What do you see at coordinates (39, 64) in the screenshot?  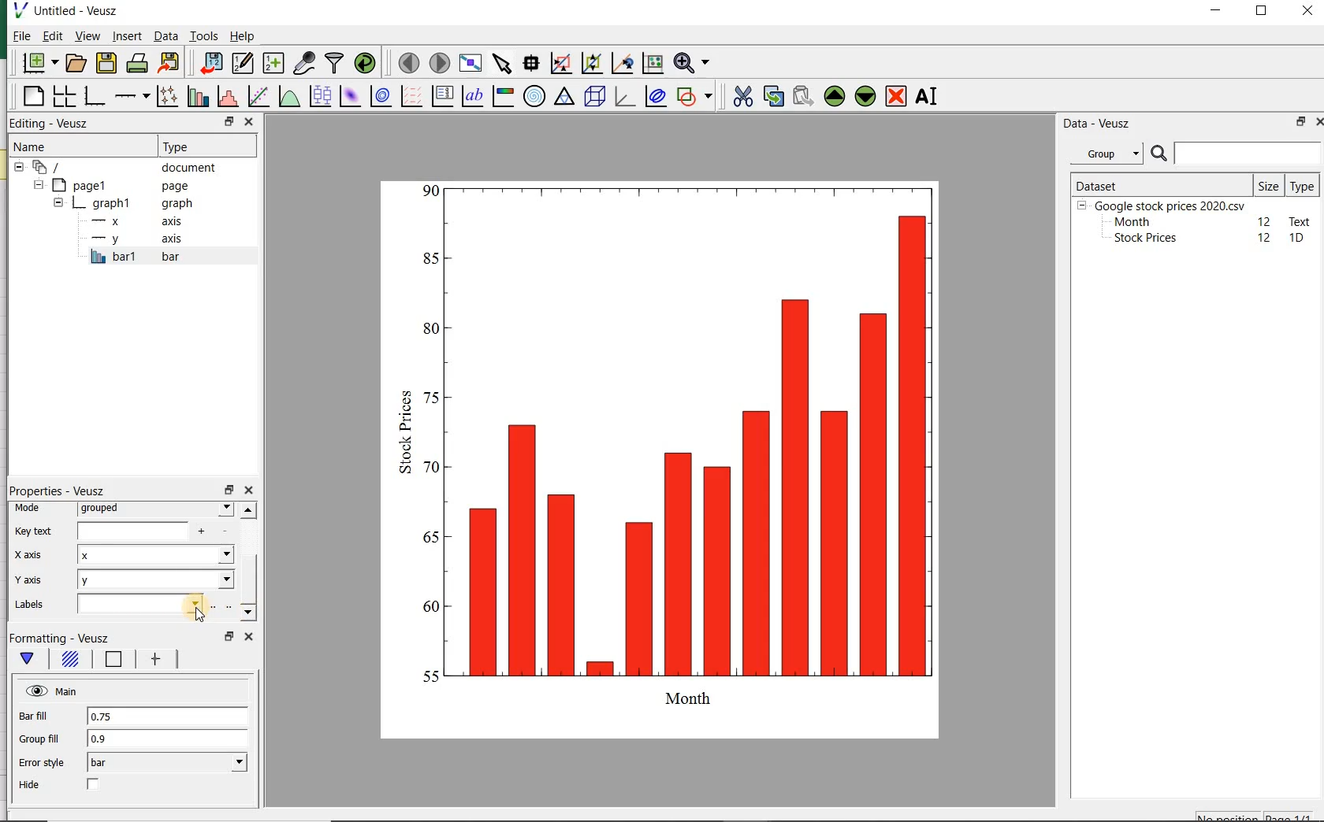 I see `new document` at bounding box center [39, 64].